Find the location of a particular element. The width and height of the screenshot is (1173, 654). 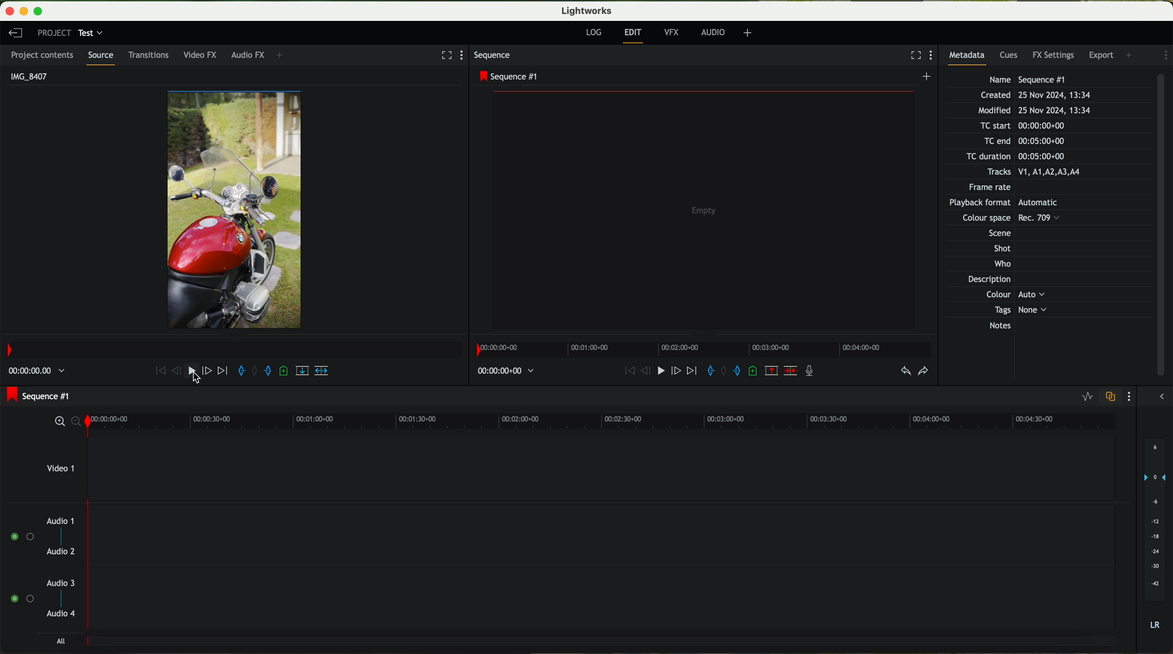

show settings menu is located at coordinates (1164, 55).